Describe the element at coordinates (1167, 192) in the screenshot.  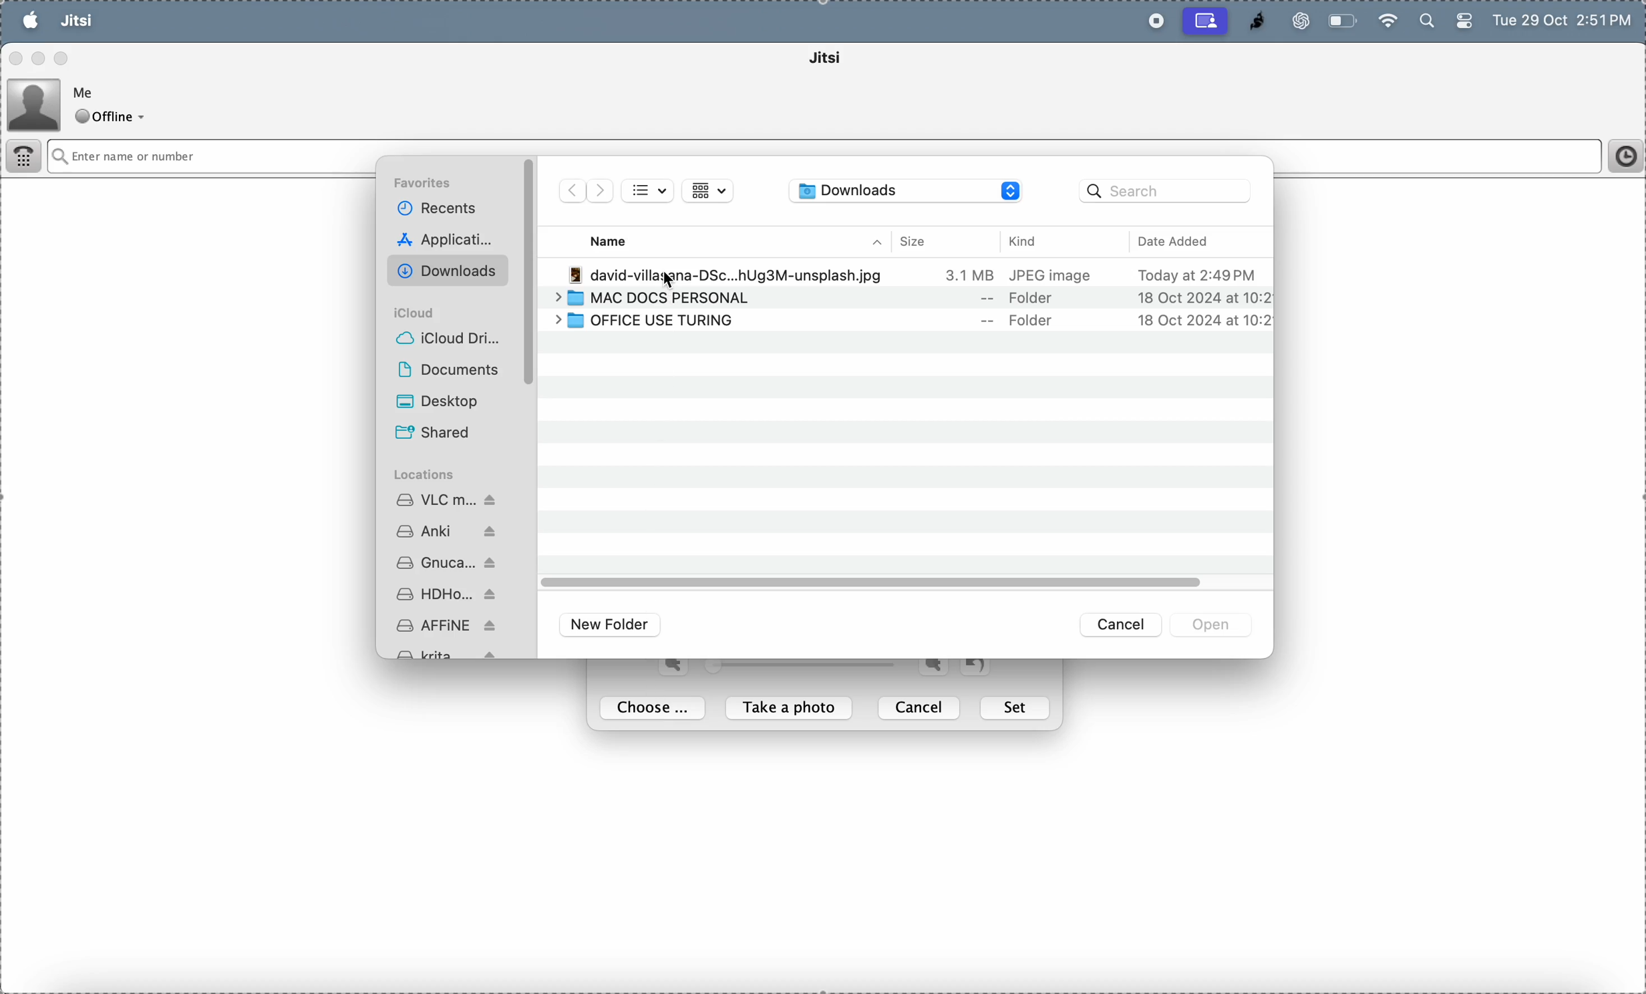
I see `search` at that location.